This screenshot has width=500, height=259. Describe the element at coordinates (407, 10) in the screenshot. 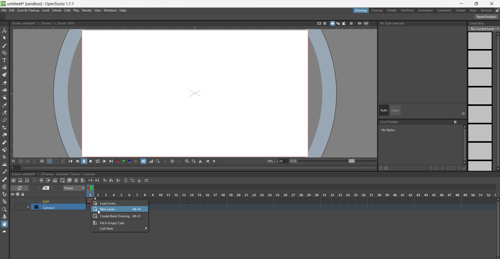

I see `inknpaint` at that location.